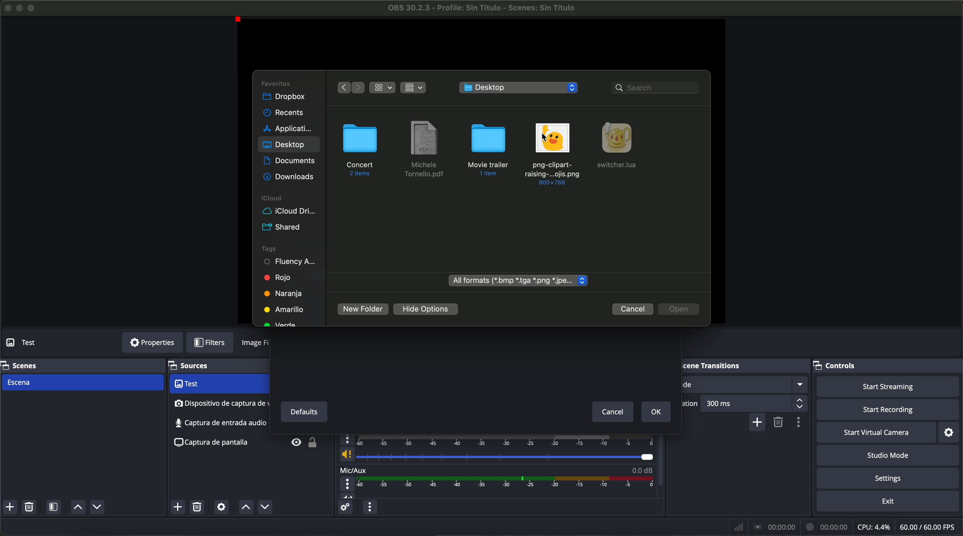 The height and width of the screenshot is (536, 963). Describe the element at coordinates (723, 365) in the screenshot. I see `scene transitions` at that location.